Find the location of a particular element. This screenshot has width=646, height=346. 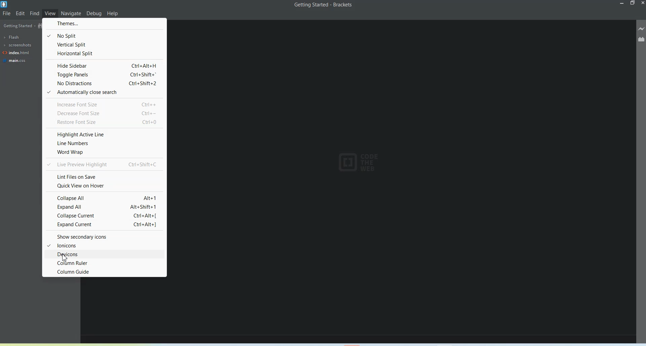

Word Wrap is located at coordinates (104, 152).